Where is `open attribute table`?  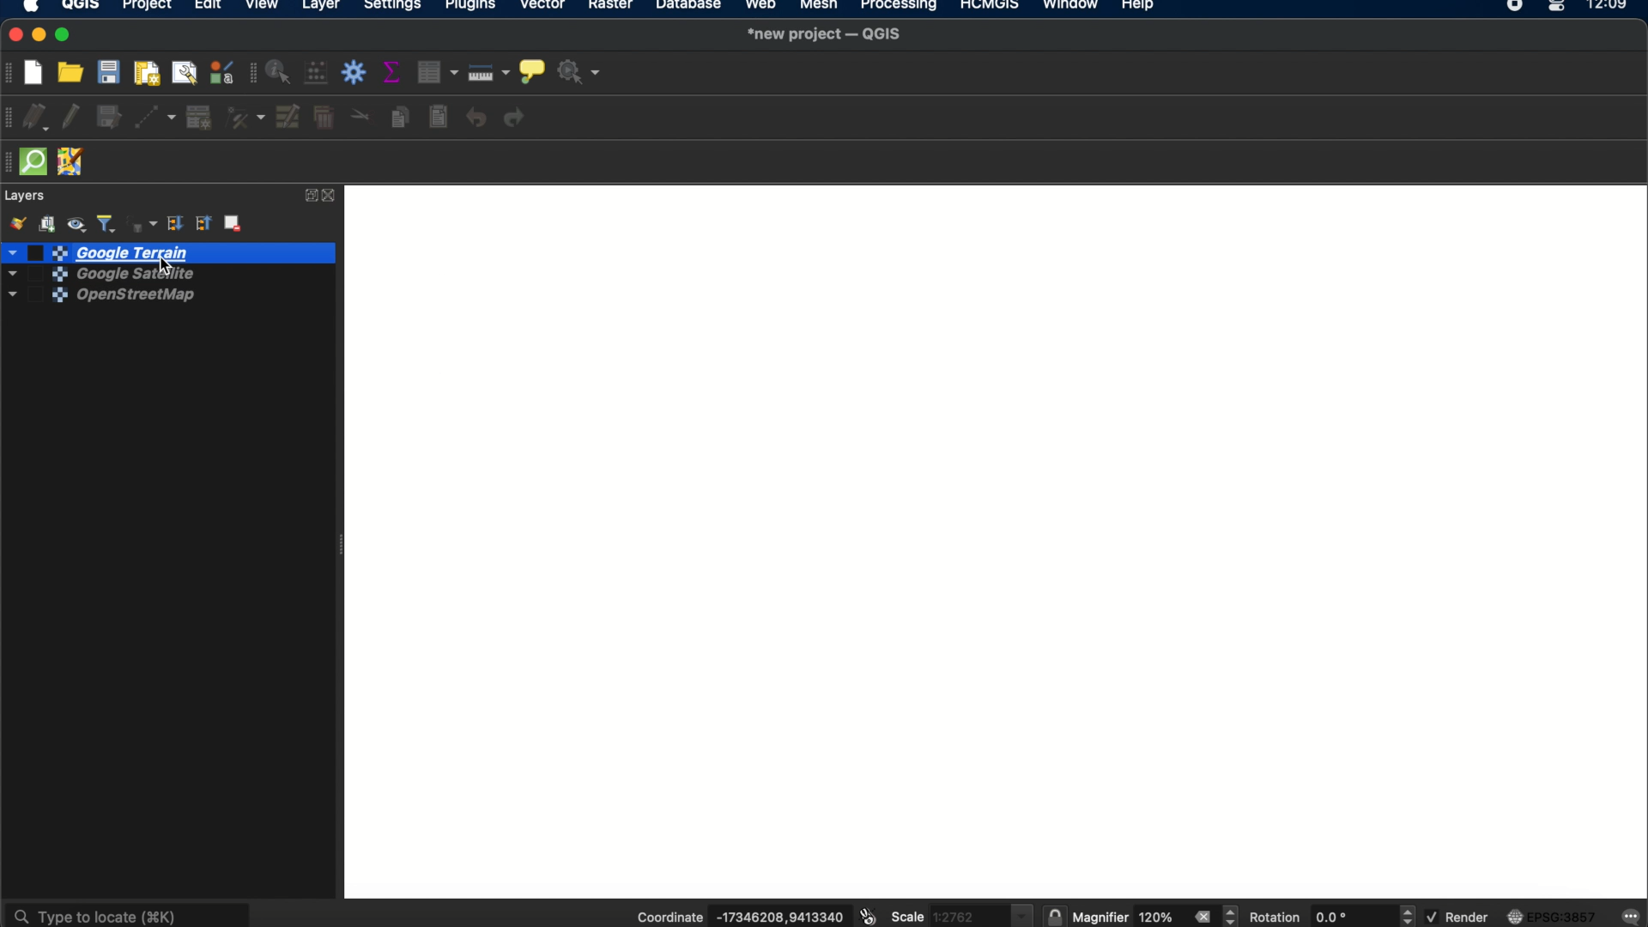
open attribute table is located at coordinates (440, 73).